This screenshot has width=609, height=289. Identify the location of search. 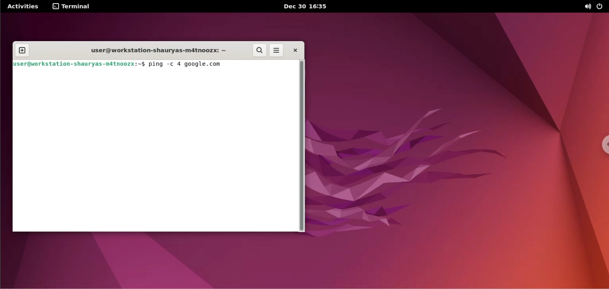
(259, 50).